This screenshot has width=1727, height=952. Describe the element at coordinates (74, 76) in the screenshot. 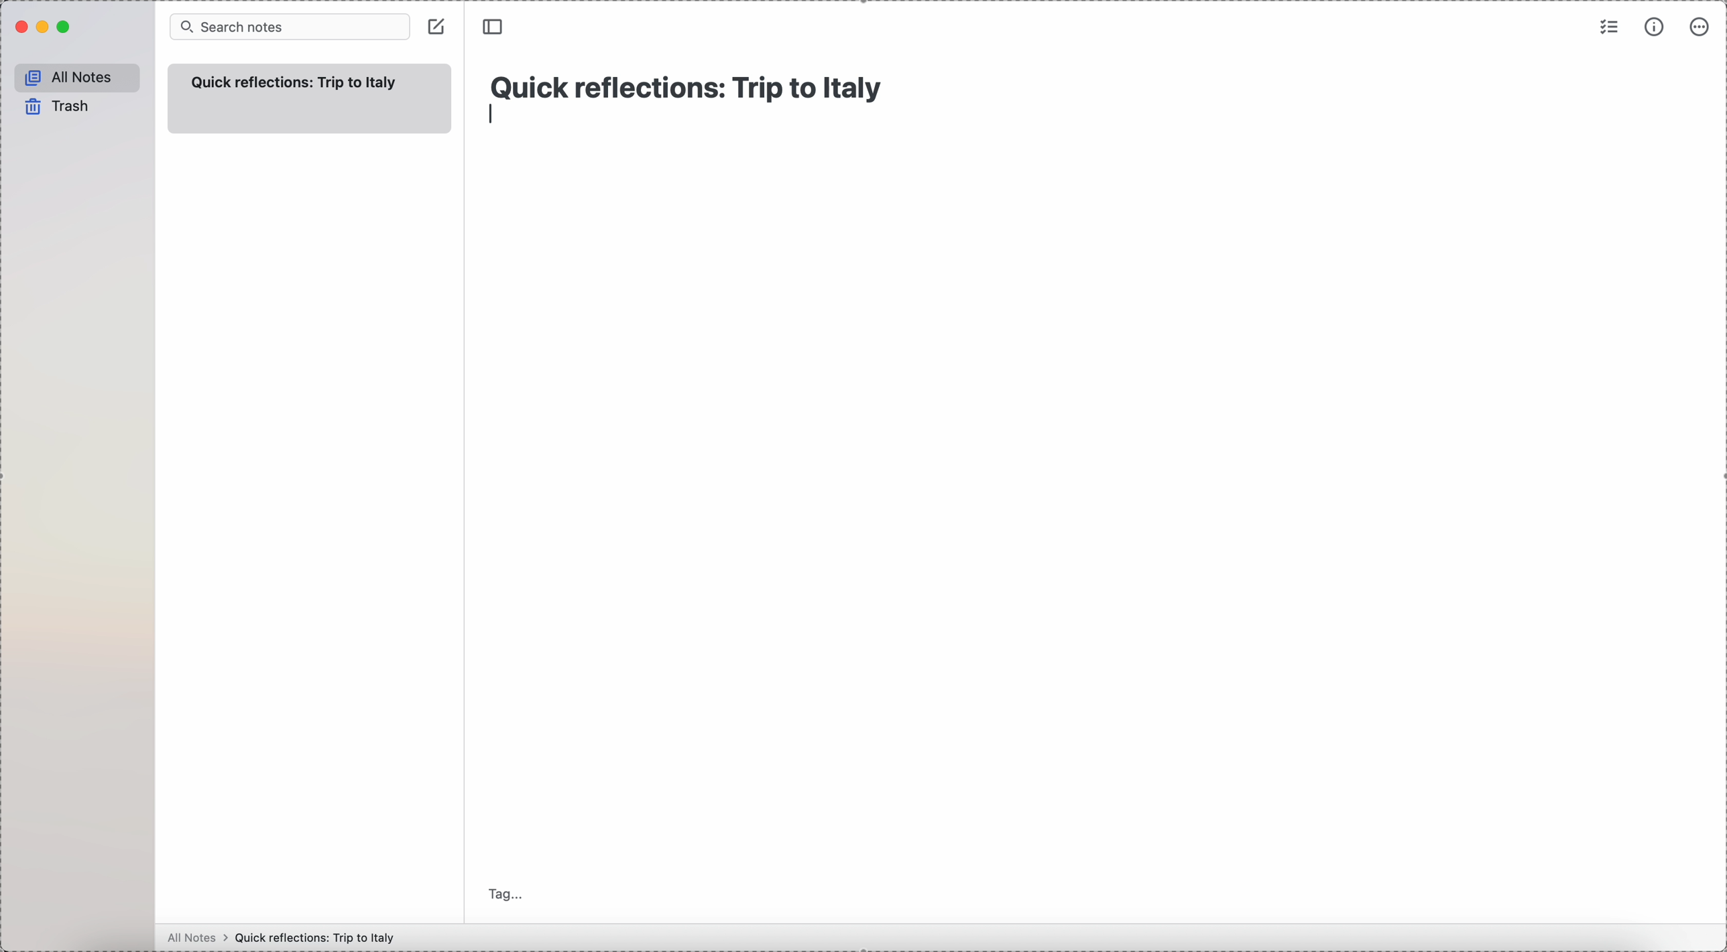

I see `all notes` at that location.